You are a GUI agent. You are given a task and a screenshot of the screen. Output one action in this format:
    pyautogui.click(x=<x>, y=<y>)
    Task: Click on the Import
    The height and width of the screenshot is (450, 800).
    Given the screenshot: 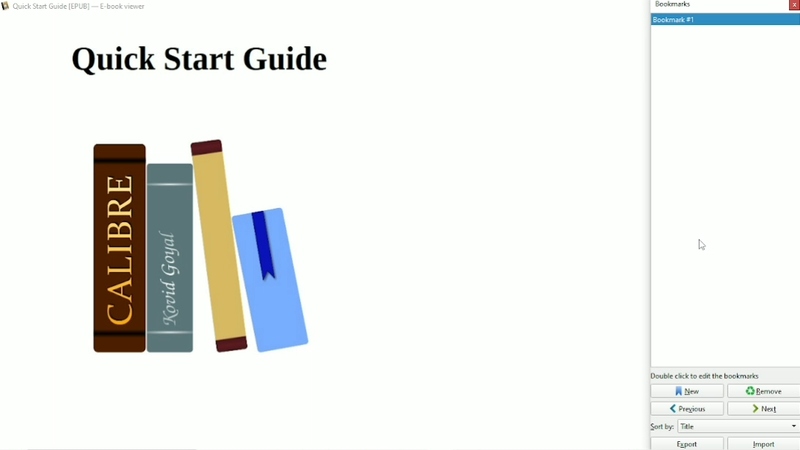 What is the action you would take?
    pyautogui.click(x=764, y=443)
    